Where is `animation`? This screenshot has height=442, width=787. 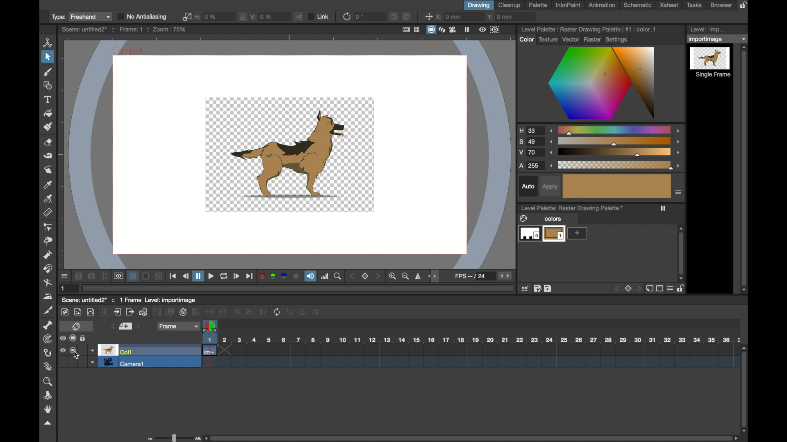 animation is located at coordinates (603, 5).